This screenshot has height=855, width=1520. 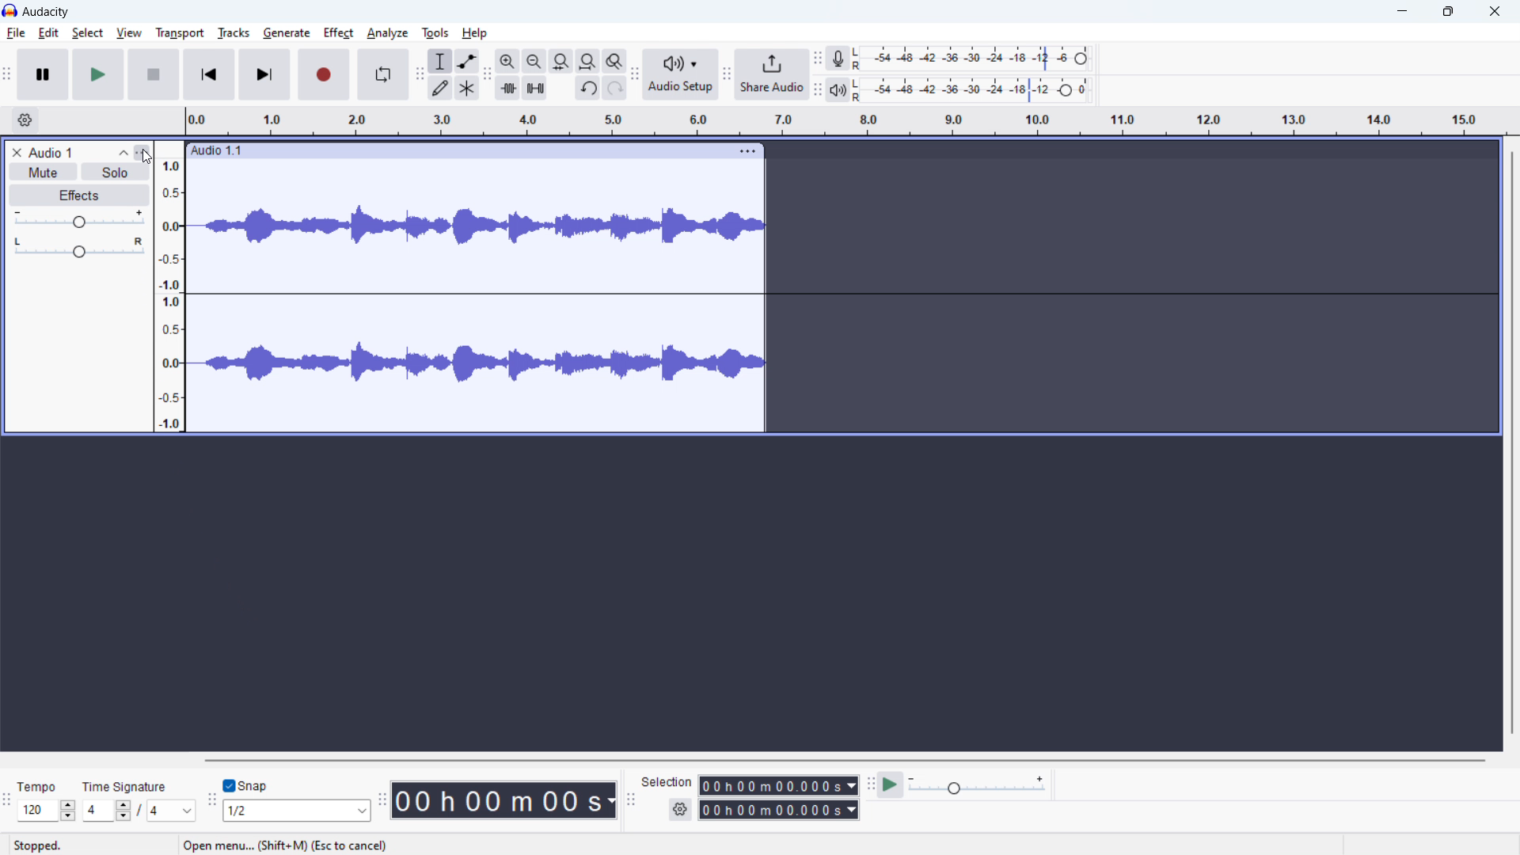 What do you see at coordinates (1449, 12) in the screenshot?
I see `maximize` at bounding box center [1449, 12].